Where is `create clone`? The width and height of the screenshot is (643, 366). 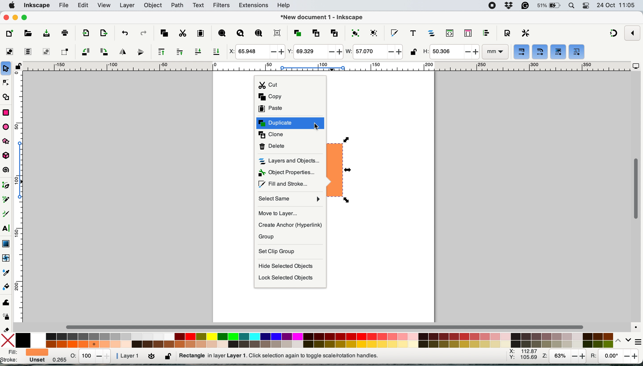
create clone is located at coordinates (315, 33).